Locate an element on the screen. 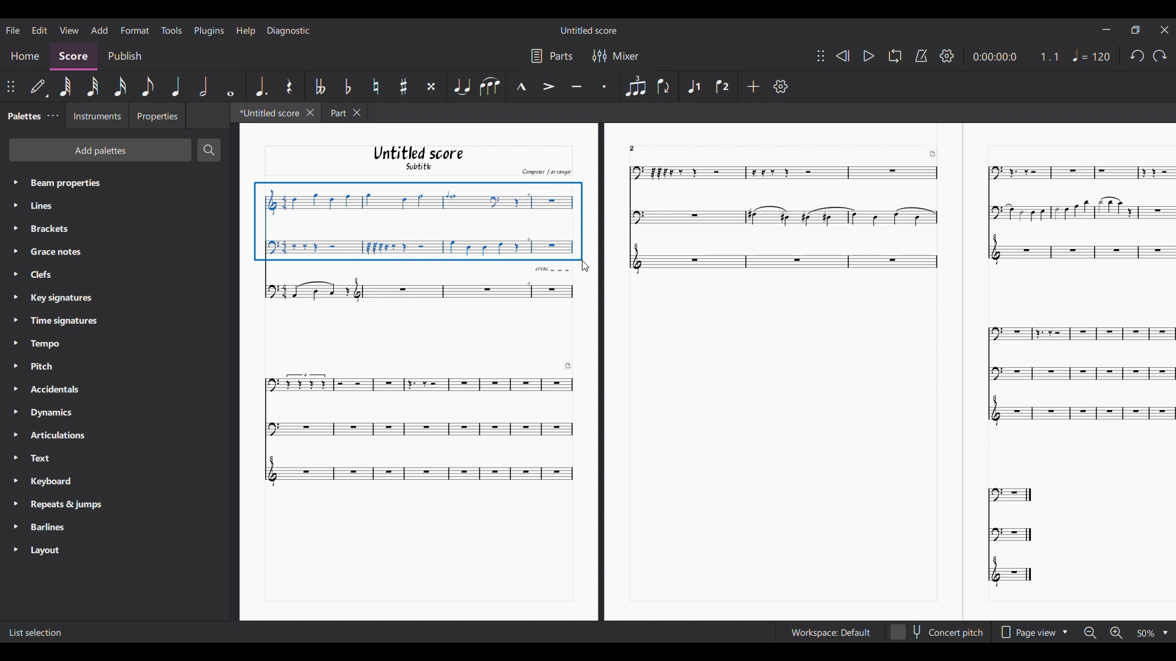 The height and width of the screenshot is (661, 1176). Whole note is located at coordinates (230, 86).